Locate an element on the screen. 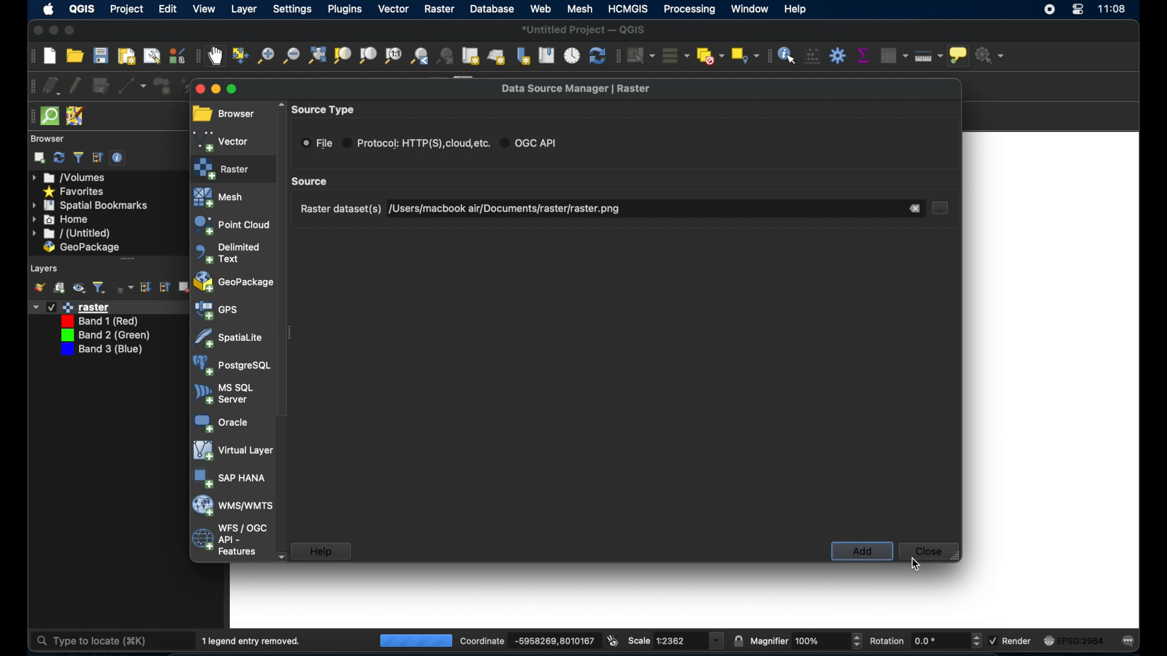 This screenshot has width=1167, height=656.  is located at coordinates (281, 267).